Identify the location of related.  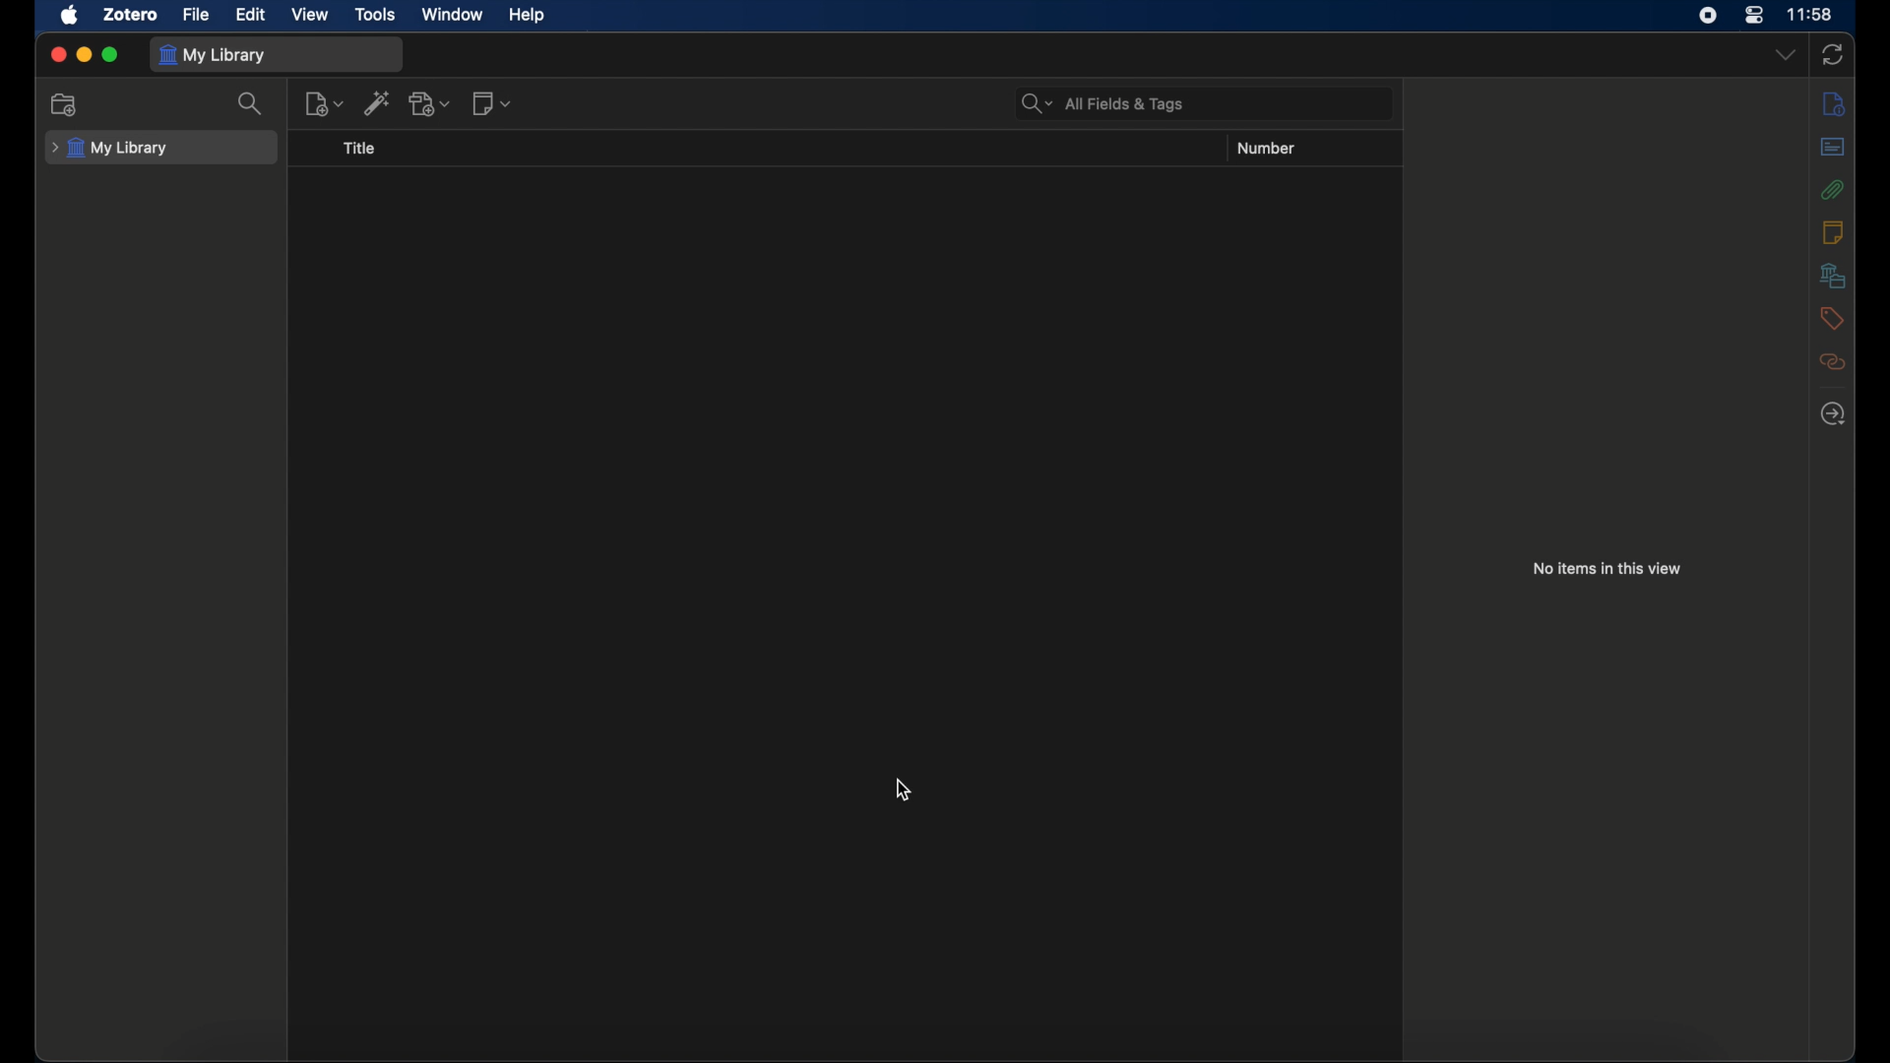
(1833, 362).